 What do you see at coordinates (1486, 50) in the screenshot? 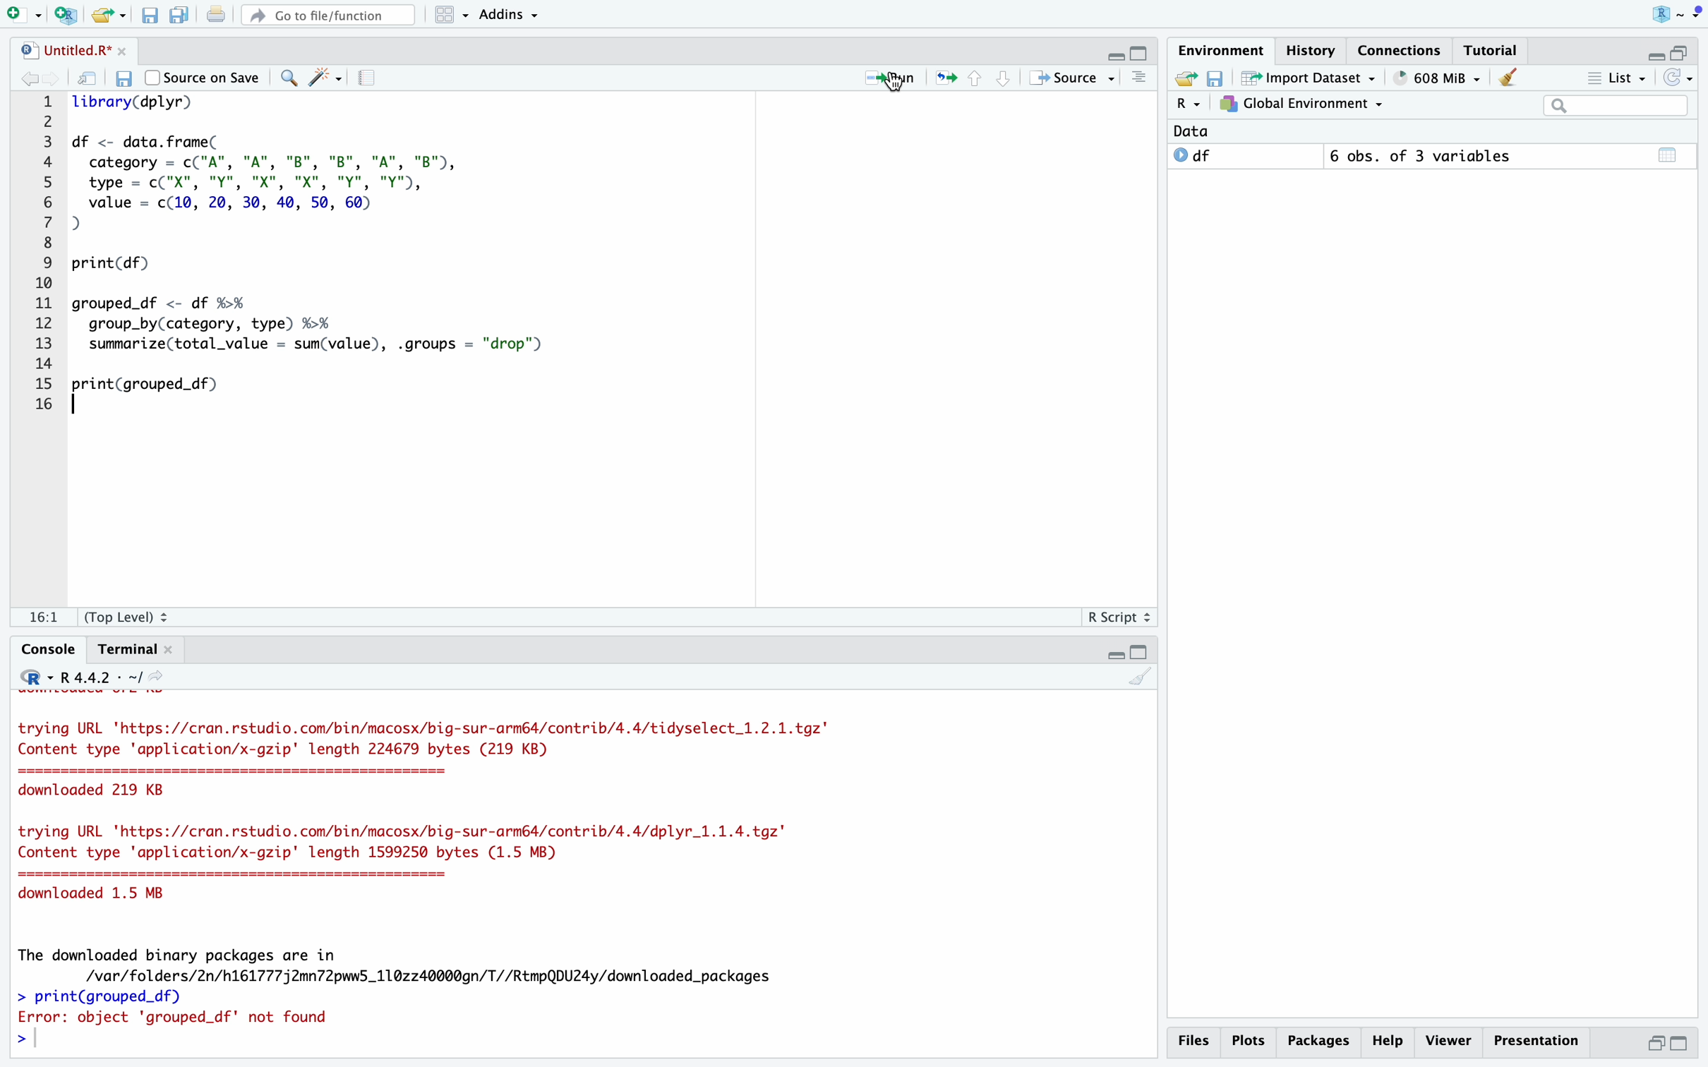
I see `Tutorial` at bounding box center [1486, 50].